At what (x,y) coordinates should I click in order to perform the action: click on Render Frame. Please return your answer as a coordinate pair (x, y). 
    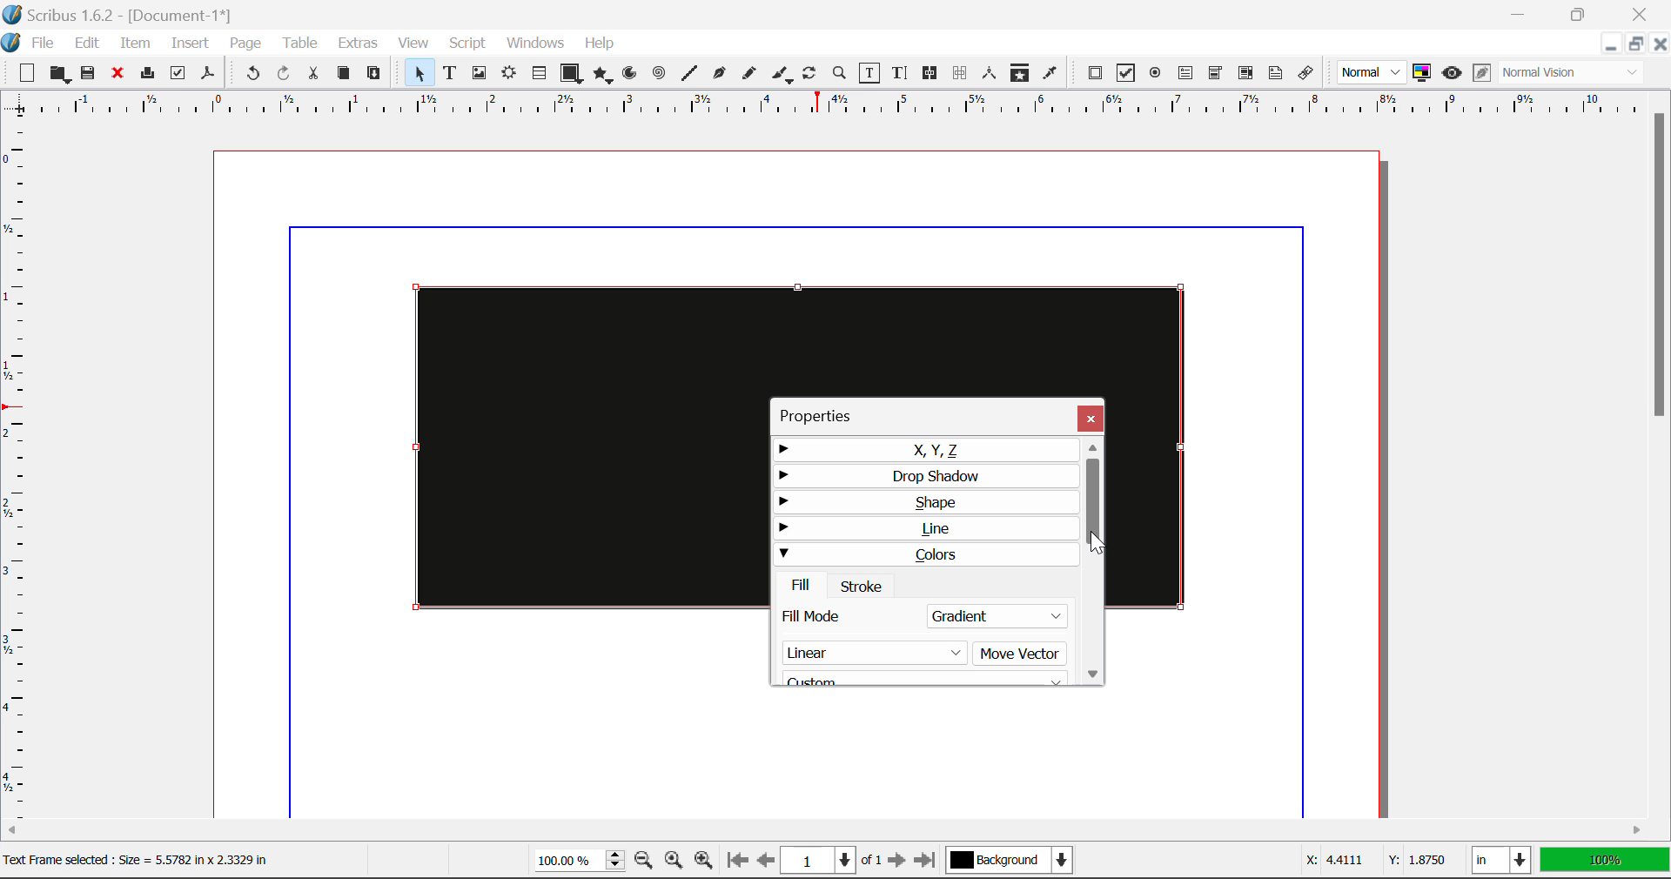
    Looking at the image, I should click on (508, 75).